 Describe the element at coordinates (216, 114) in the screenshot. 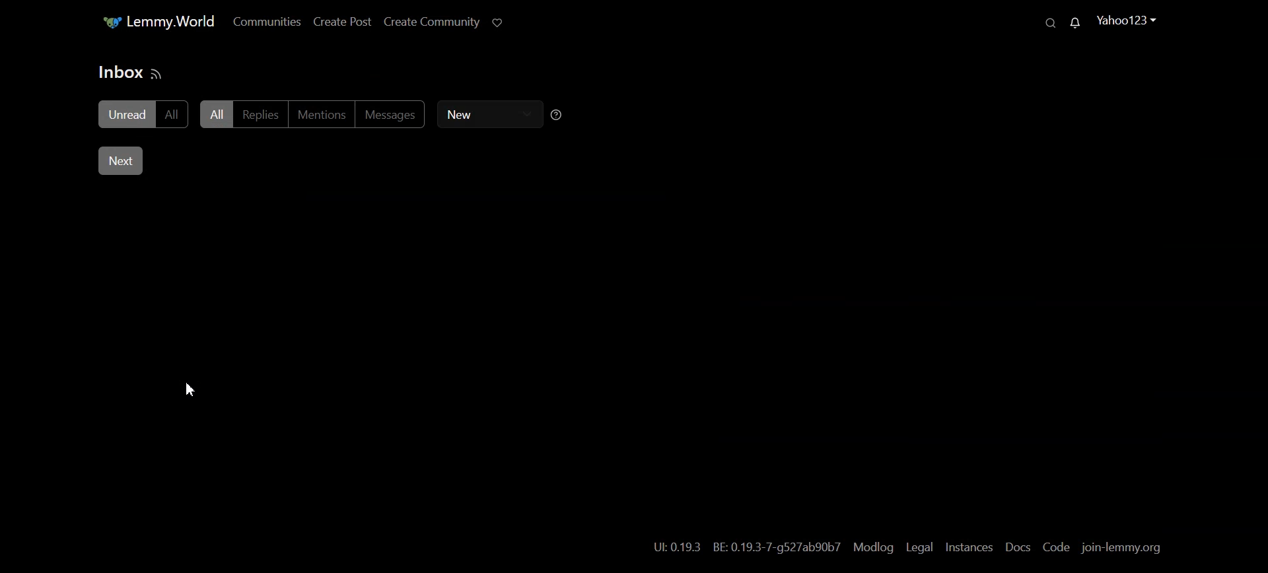

I see `All` at that location.